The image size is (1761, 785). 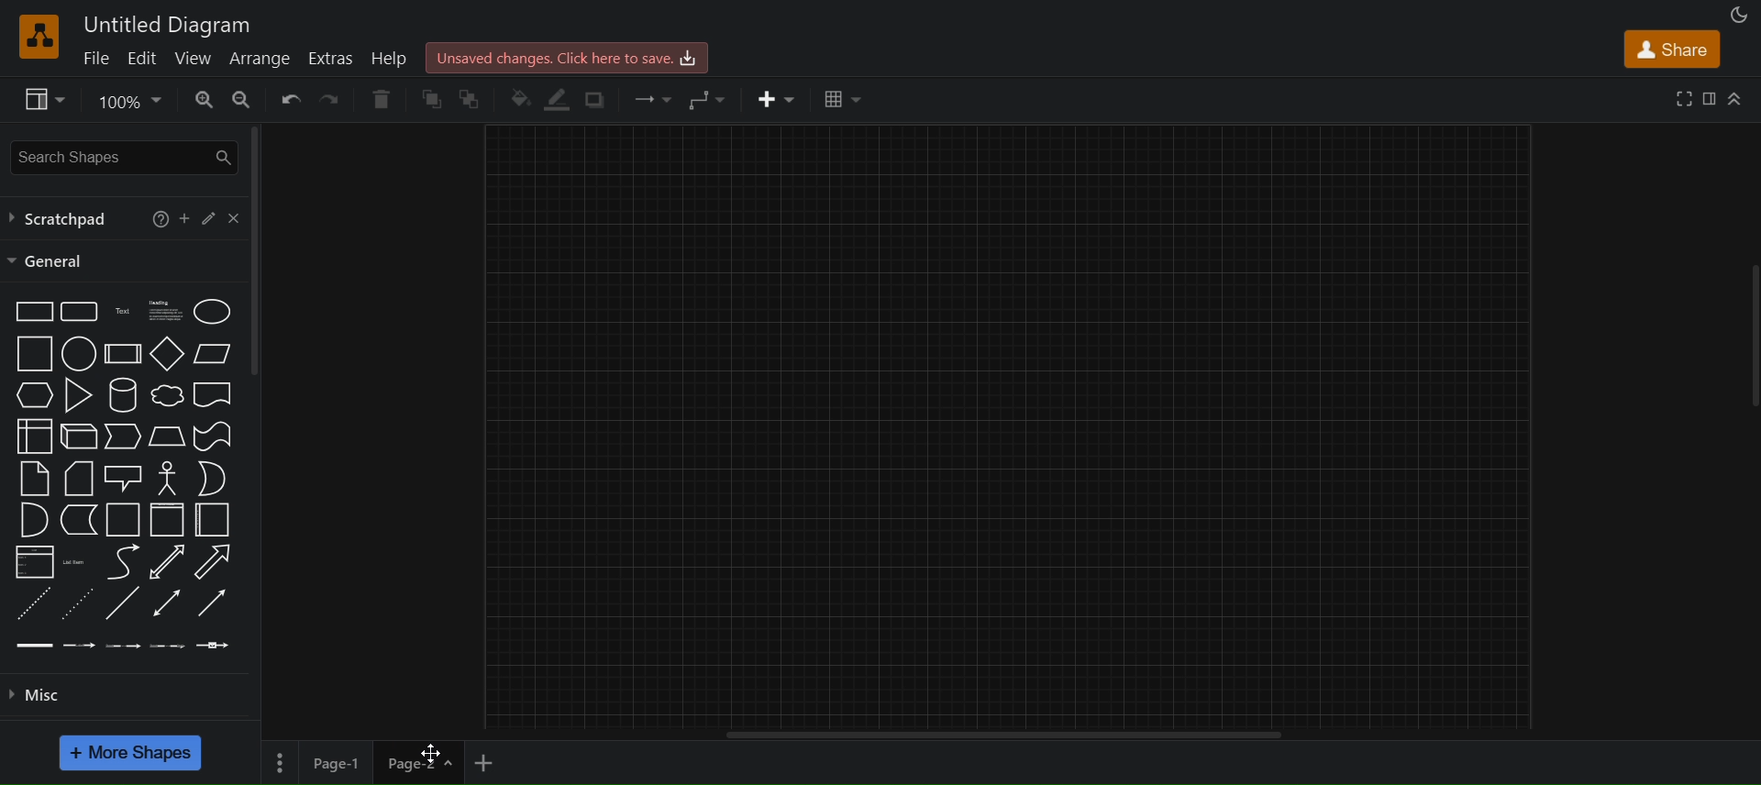 What do you see at coordinates (490, 762) in the screenshot?
I see `add new page` at bounding box center [490, 762].